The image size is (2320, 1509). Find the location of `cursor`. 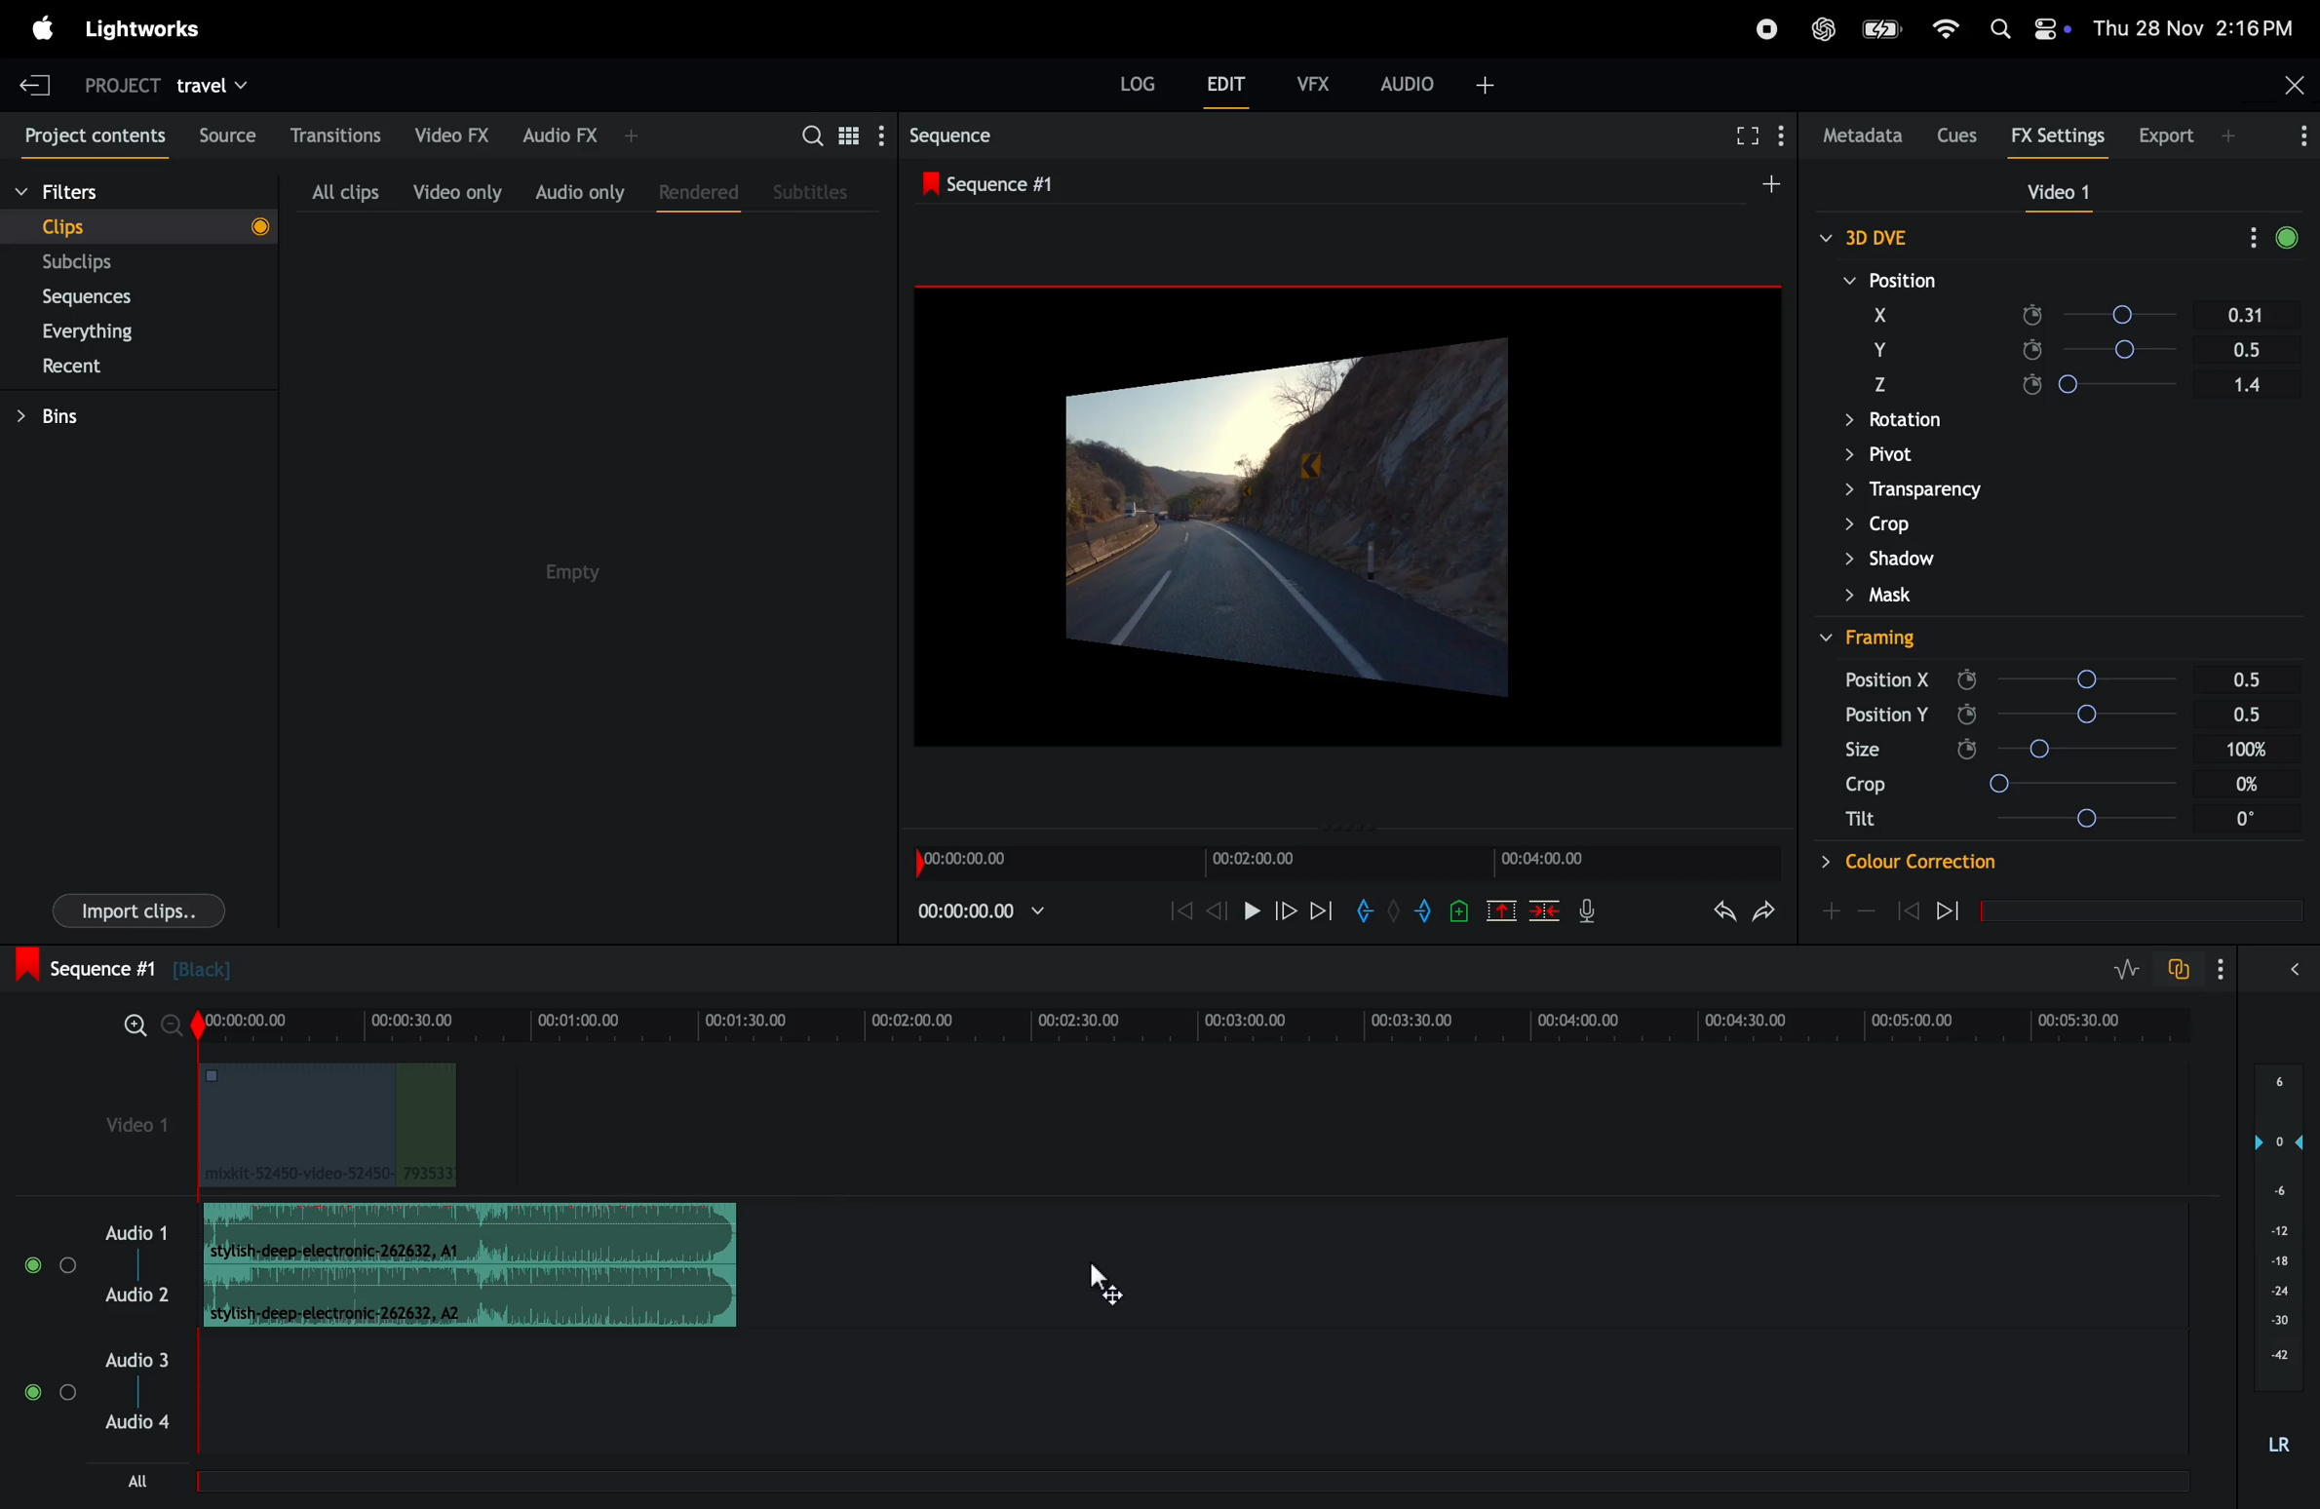

cursor is located at coordinates (1105, 1288).